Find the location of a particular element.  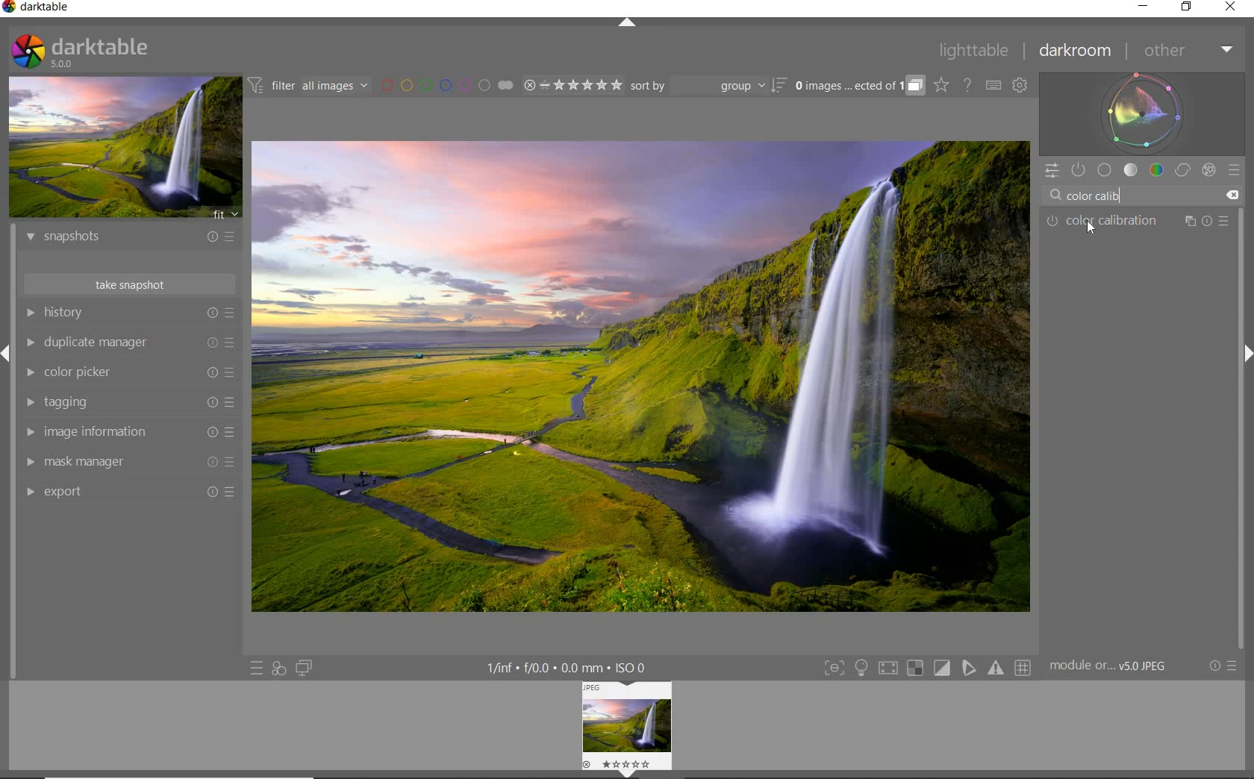

tone is located at coordinates (1131, 170).